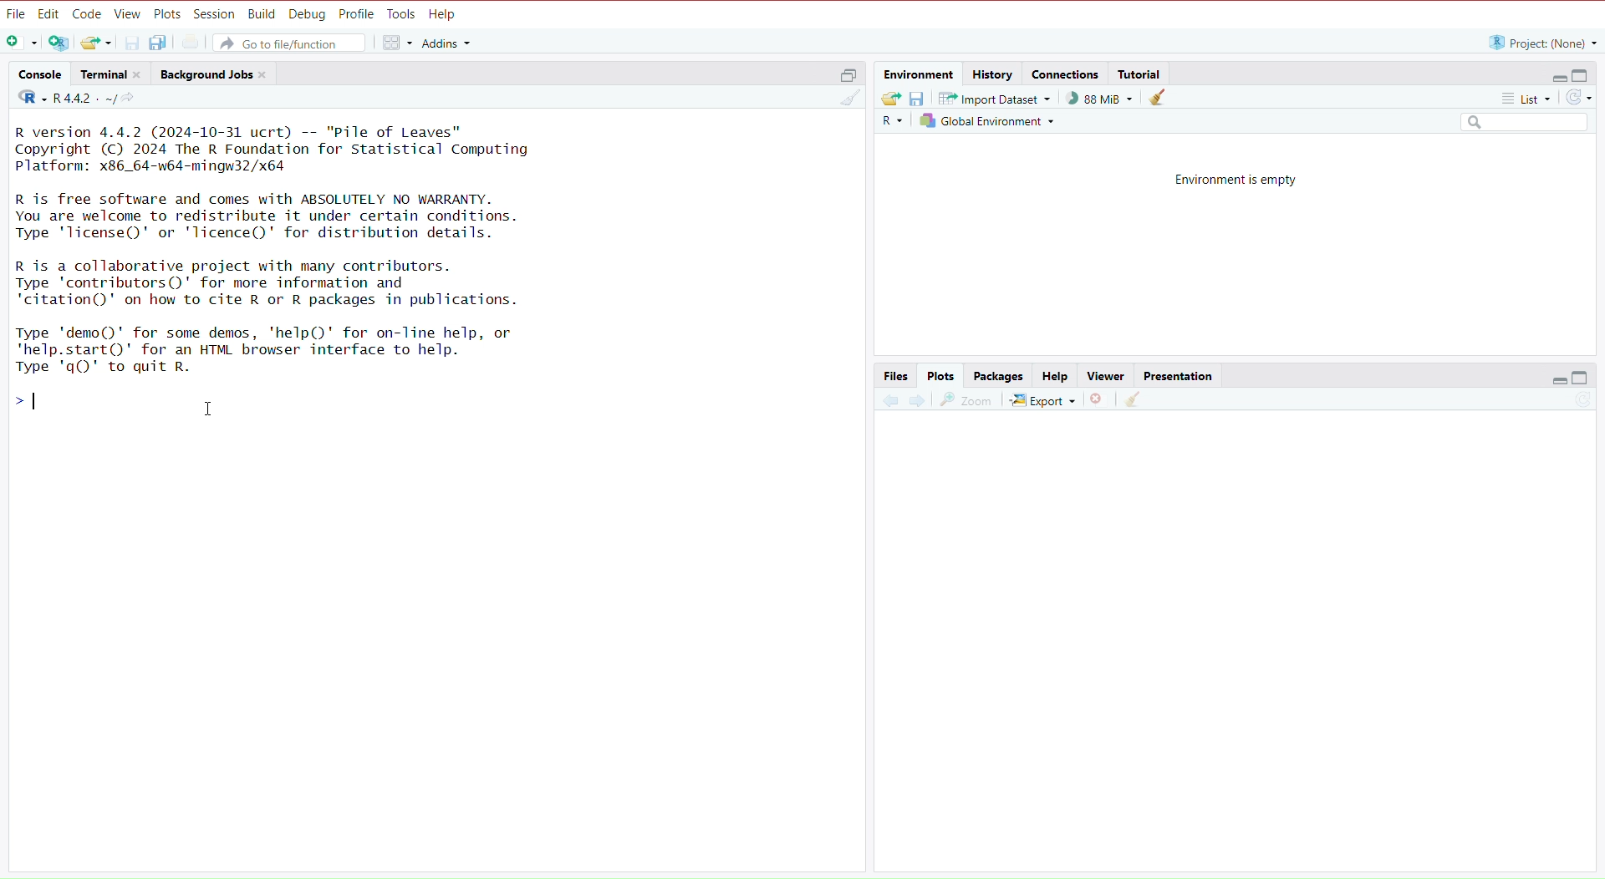 Image resolution: width=1605 pixels, height=879 pixels. I want to click on Addins, so click(446, 44).